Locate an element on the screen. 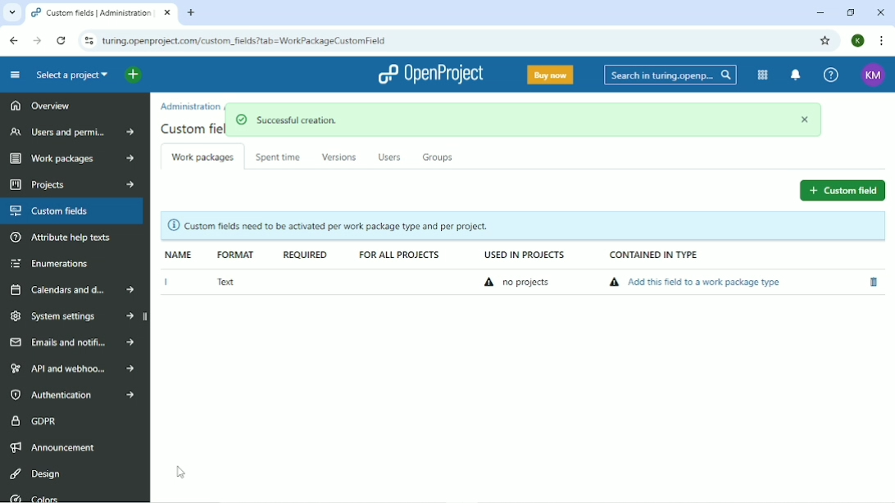  GDPR is located at coordinates (34, 419).